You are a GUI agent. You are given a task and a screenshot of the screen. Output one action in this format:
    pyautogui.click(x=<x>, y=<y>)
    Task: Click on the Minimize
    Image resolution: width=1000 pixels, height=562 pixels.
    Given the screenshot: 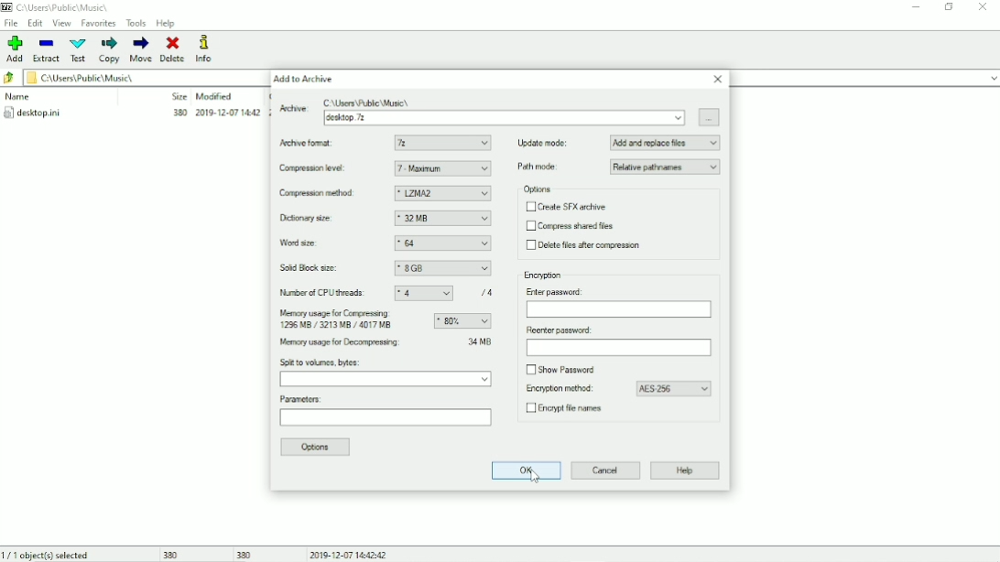 What is the action you would take?
    pyautogui.click(x=917, y=7)
    